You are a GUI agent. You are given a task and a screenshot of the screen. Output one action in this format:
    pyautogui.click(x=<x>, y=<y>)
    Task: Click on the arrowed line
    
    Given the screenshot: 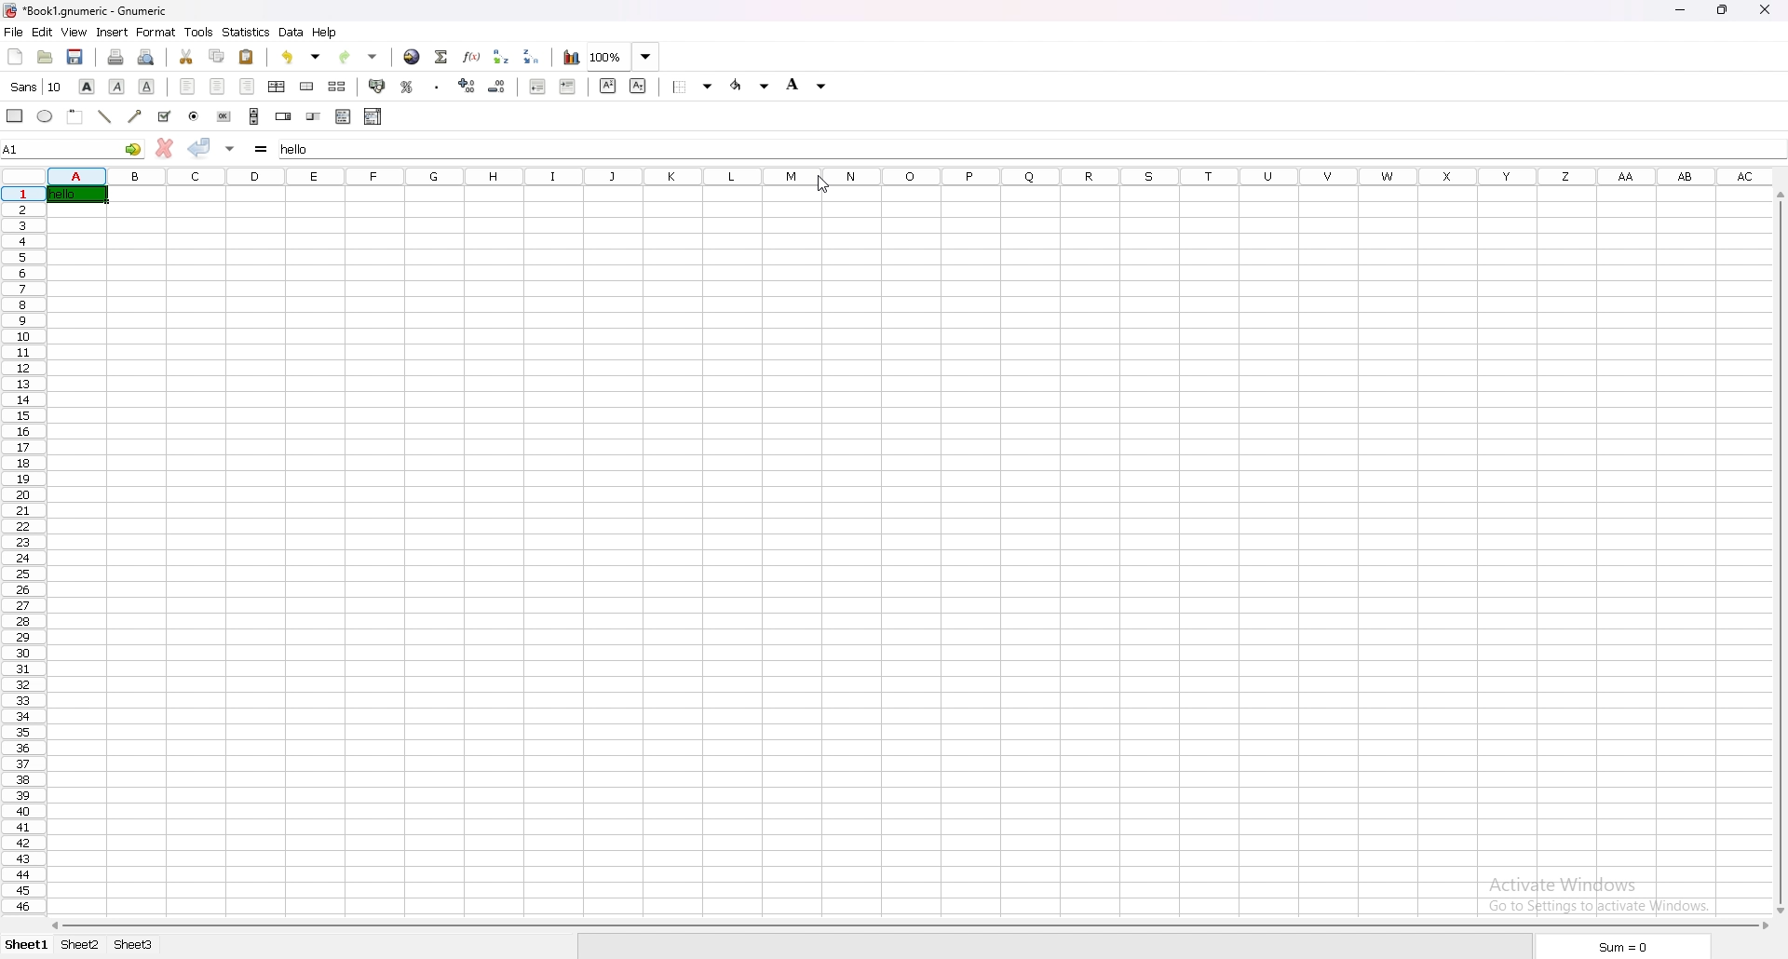 What is the action you would take?
    pyautogui.click(x=136, y=115)
    